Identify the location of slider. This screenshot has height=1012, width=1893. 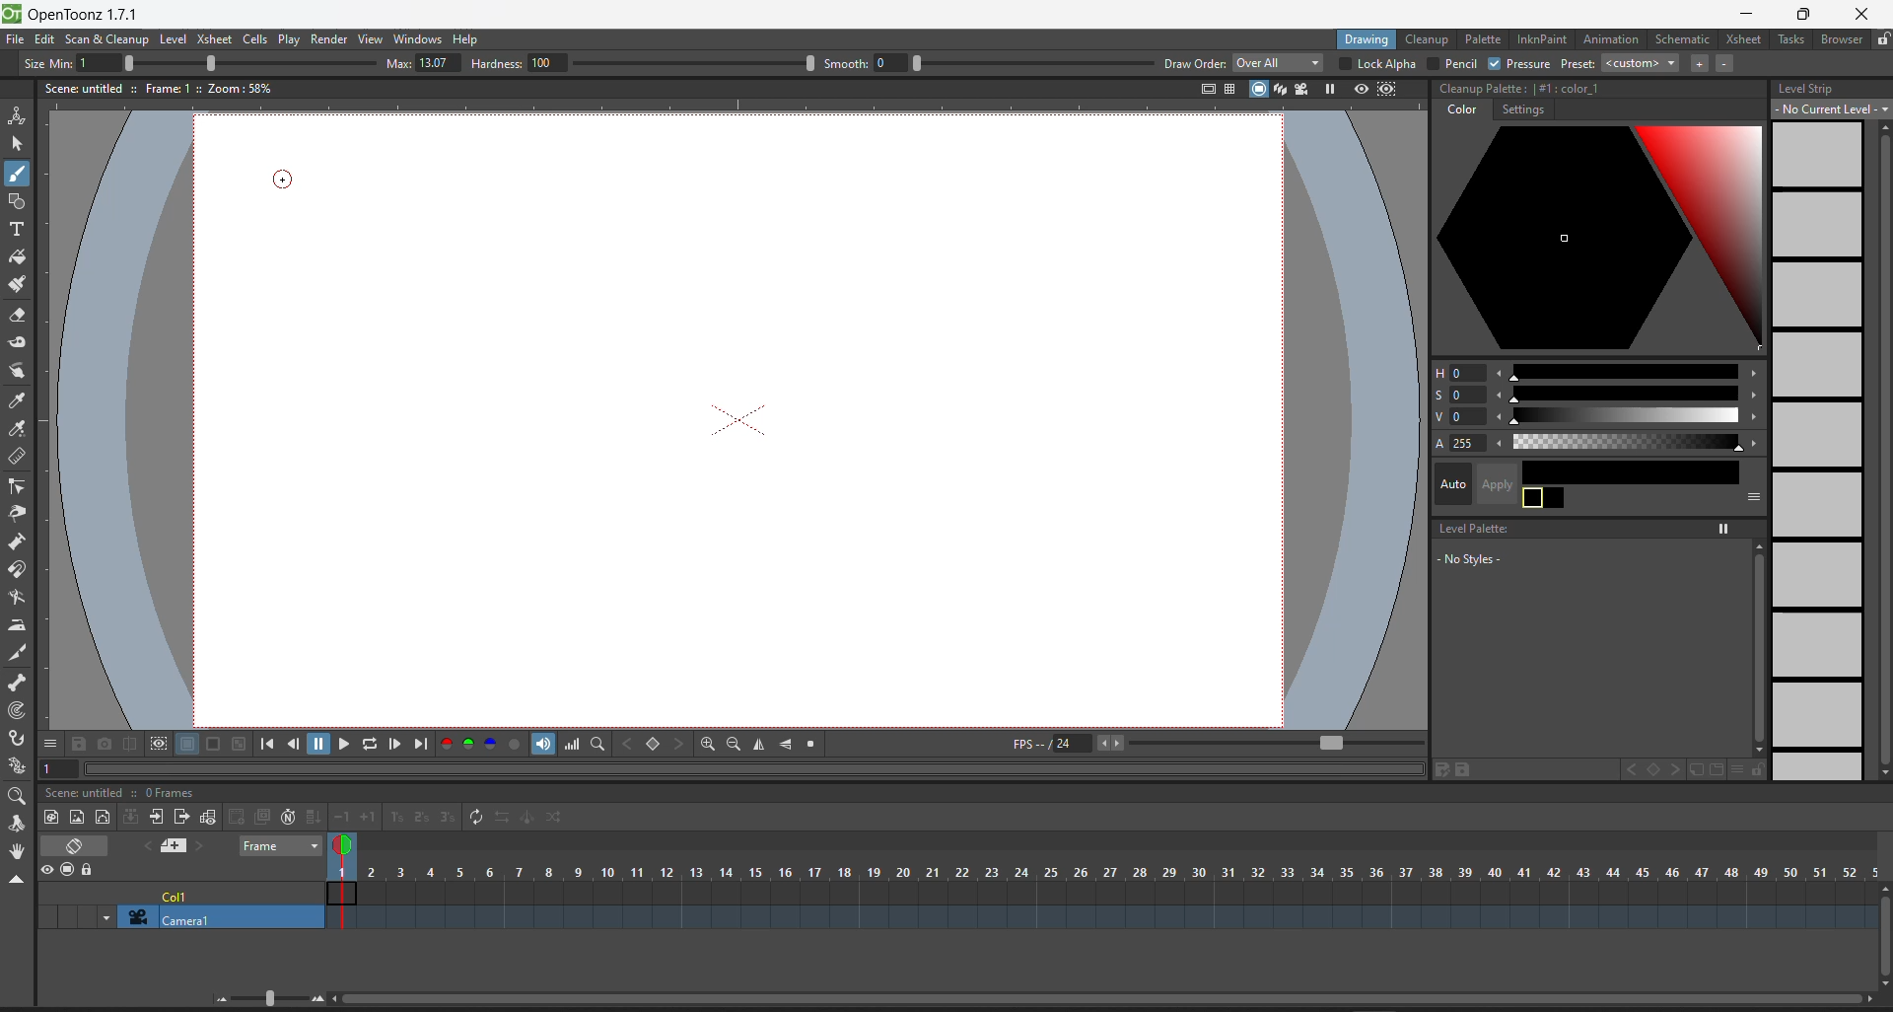
(1630, 415).